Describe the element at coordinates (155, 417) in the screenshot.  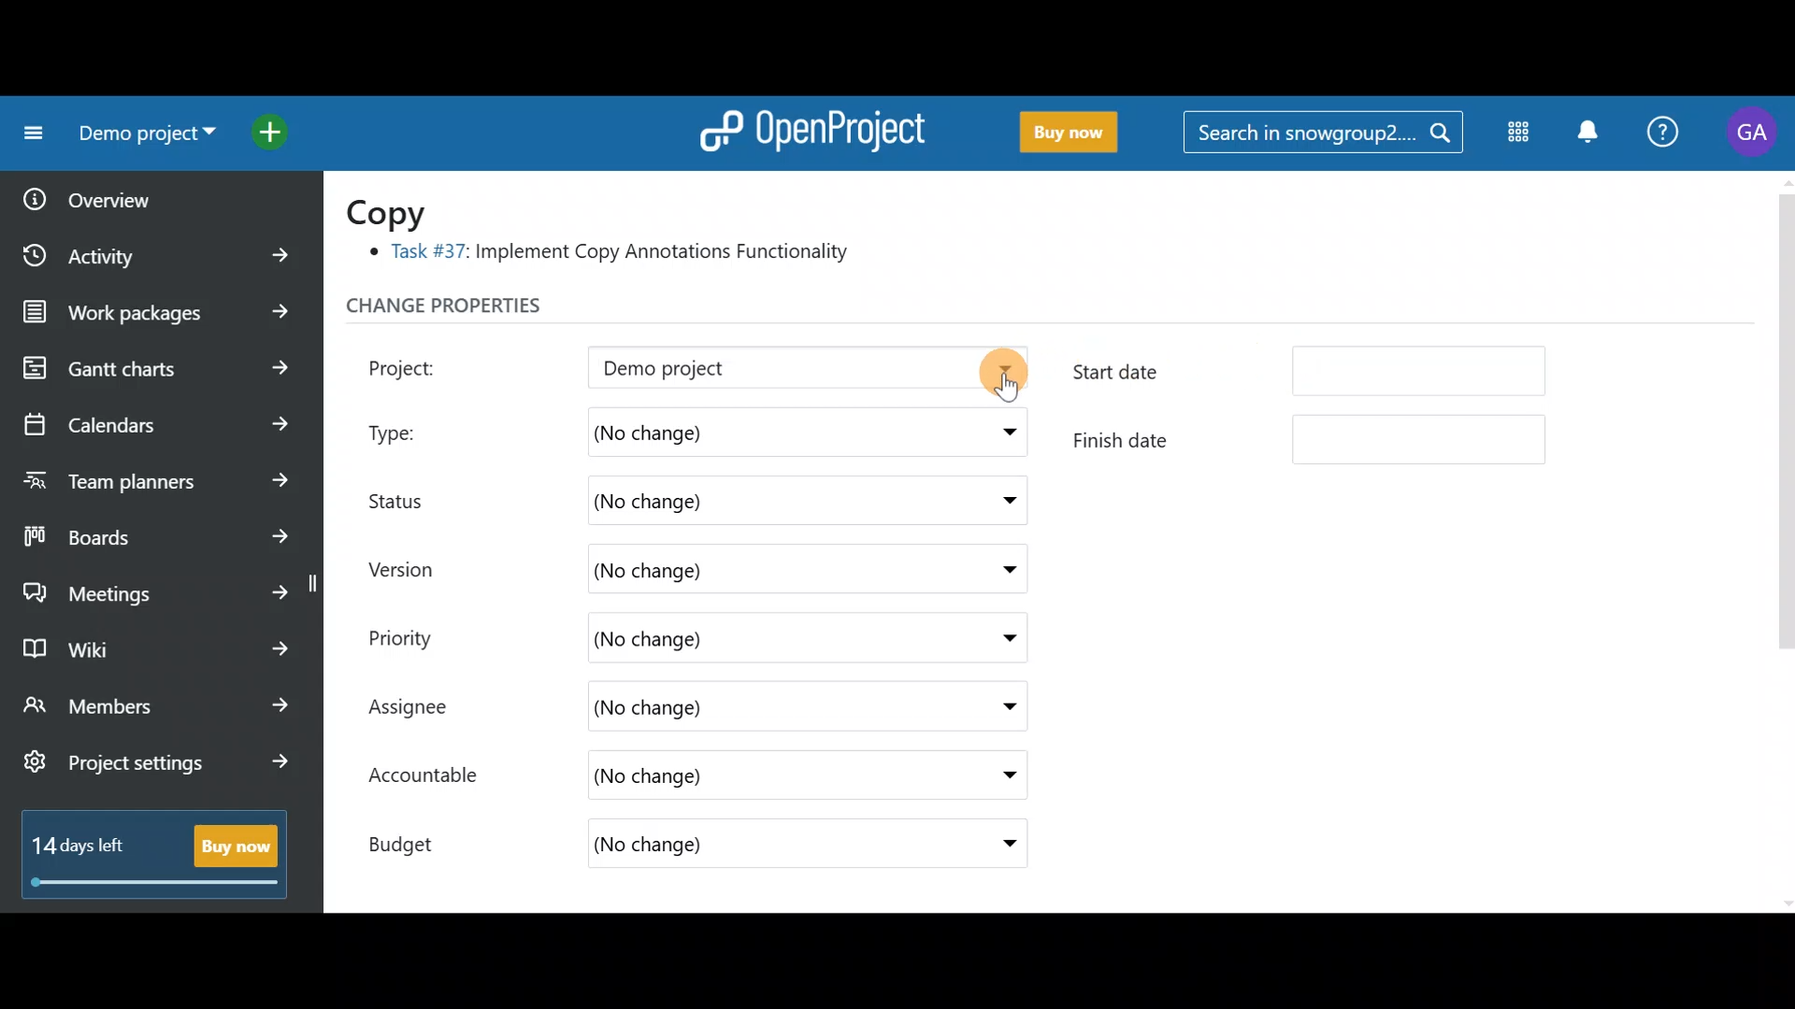
I see `Calendars` at that location.